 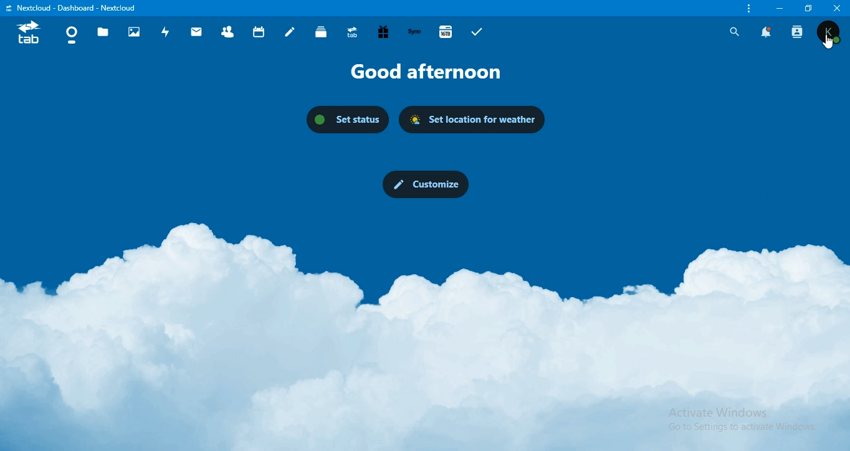 What do you see at coordinates (733, 31) in the screenshot?
I see `search` at bounding box center [733, 31].